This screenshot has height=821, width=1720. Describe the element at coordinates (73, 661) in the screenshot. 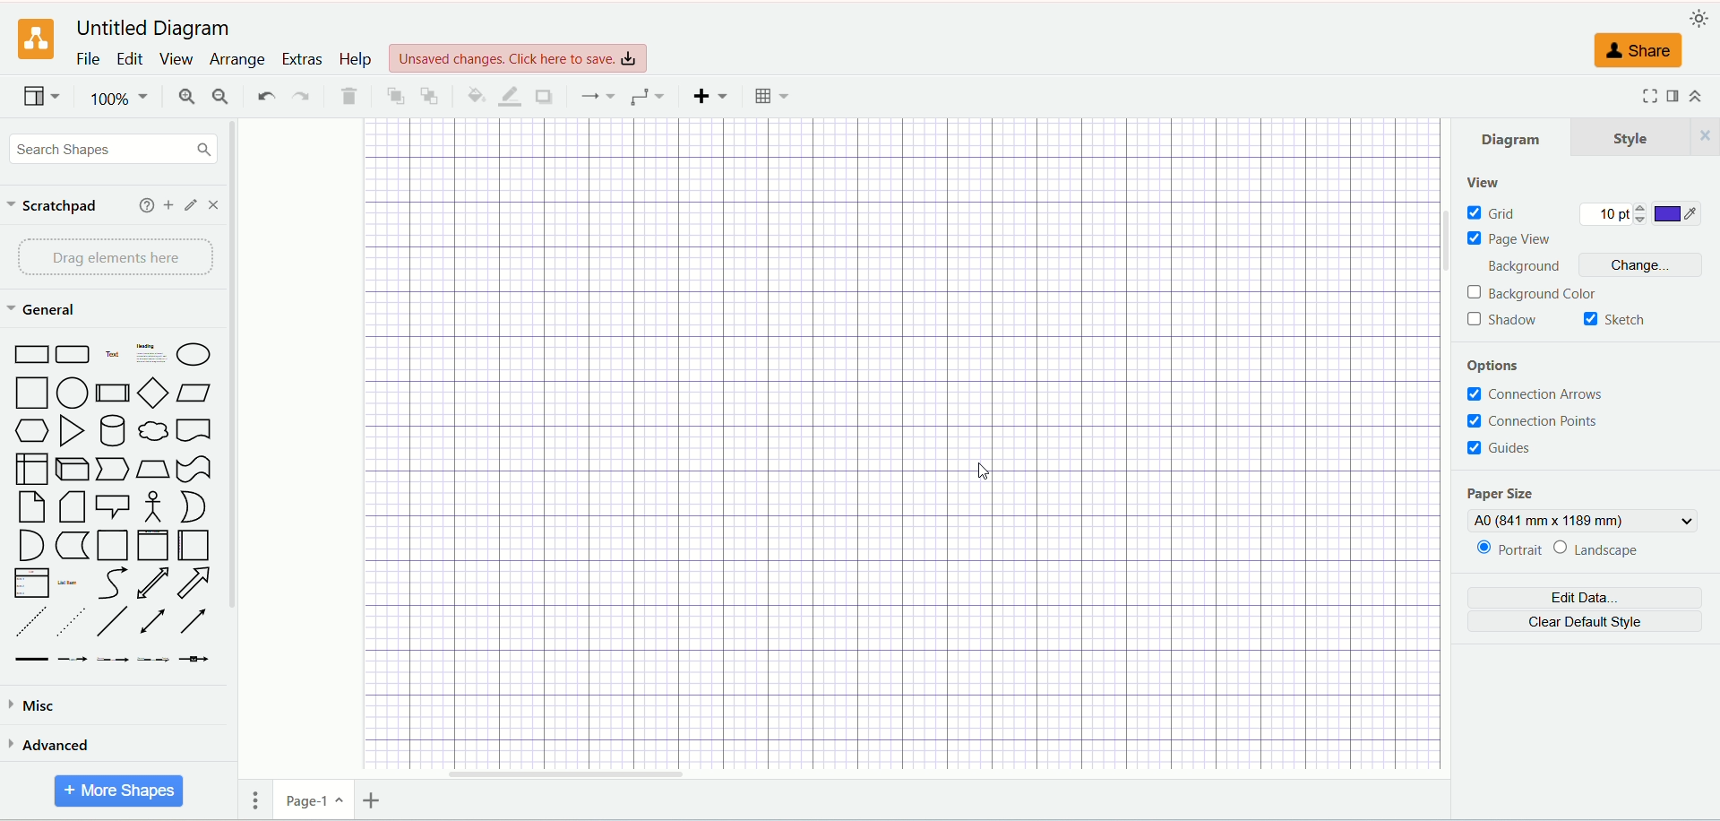

I see `Connector with Label` at that location.